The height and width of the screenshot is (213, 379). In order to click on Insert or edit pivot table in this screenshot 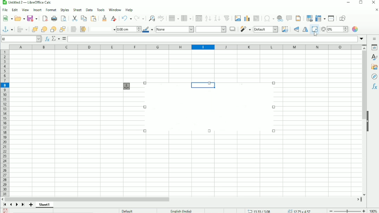, I will do `click(256, 18)`.